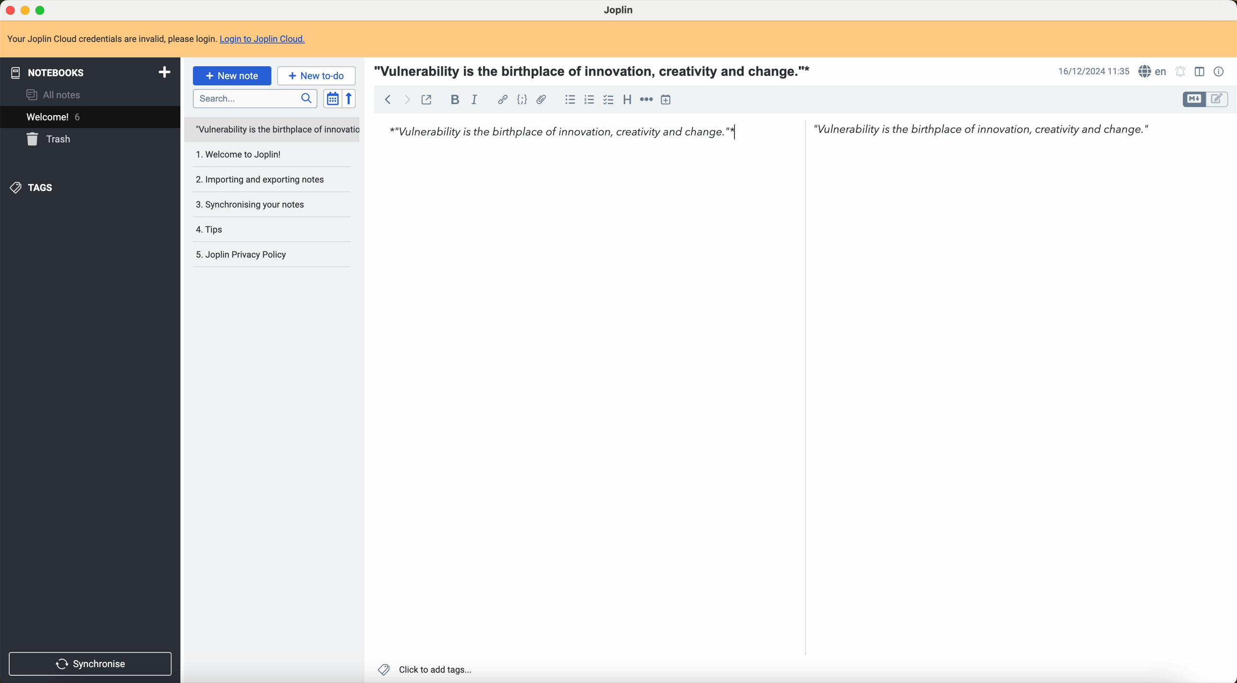 This screenshot has width=1237, height=683. What do you see at coordinates (625, 100) in the screenshot?
I see `heading` at bounding box center [625, 100].